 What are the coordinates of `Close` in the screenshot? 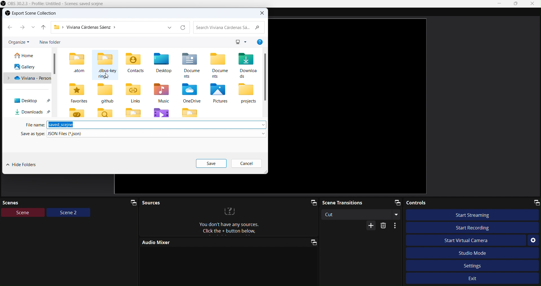 It's located at (534, 4).